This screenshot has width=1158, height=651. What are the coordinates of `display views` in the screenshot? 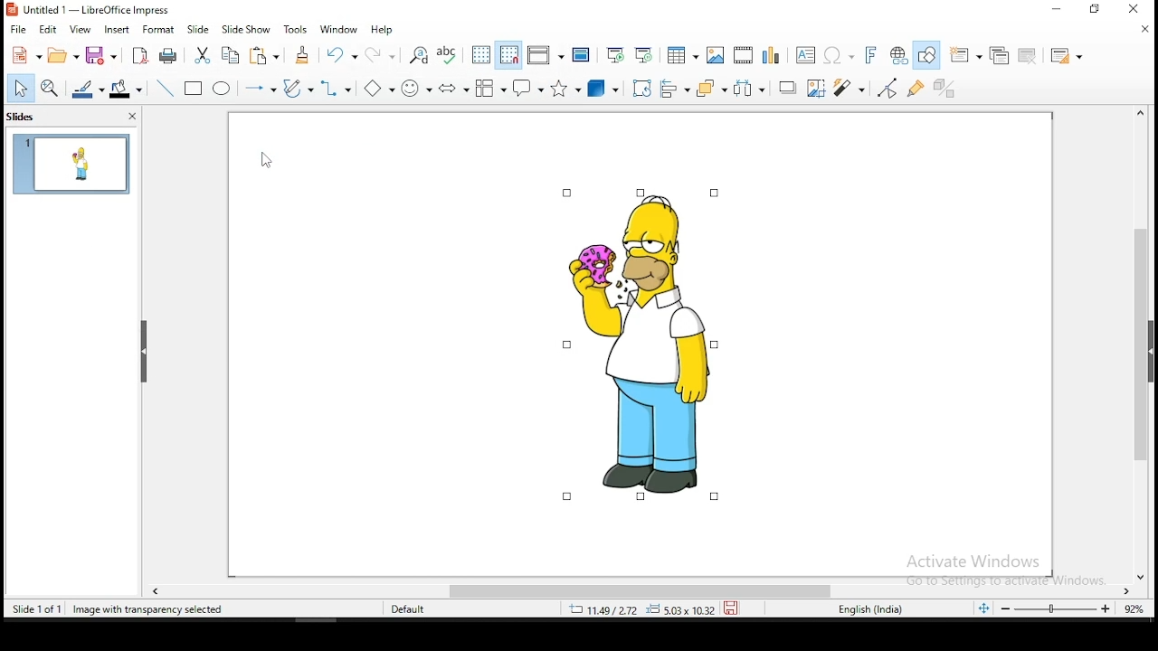 It's located at (546, 53).